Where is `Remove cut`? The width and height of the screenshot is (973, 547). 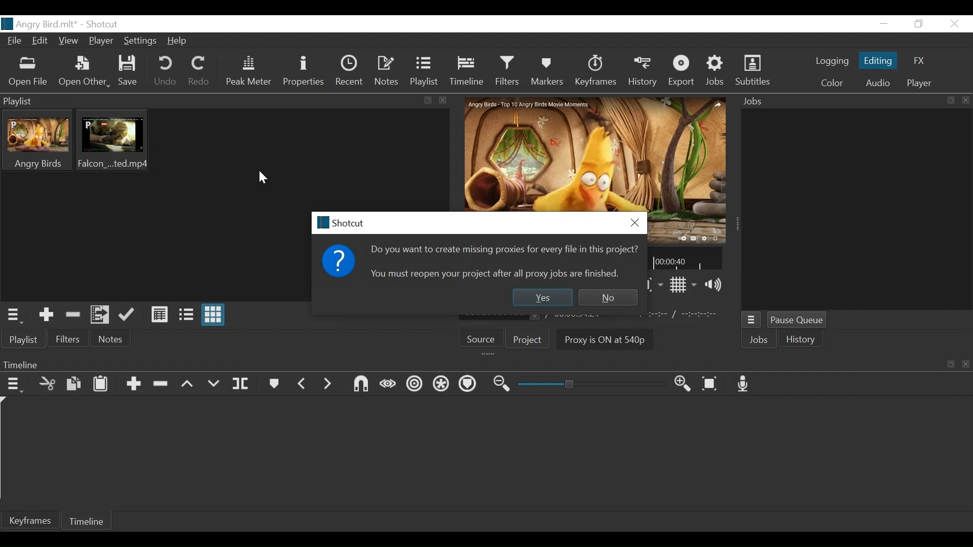 Remove cut is located at coordinates (71, 314).